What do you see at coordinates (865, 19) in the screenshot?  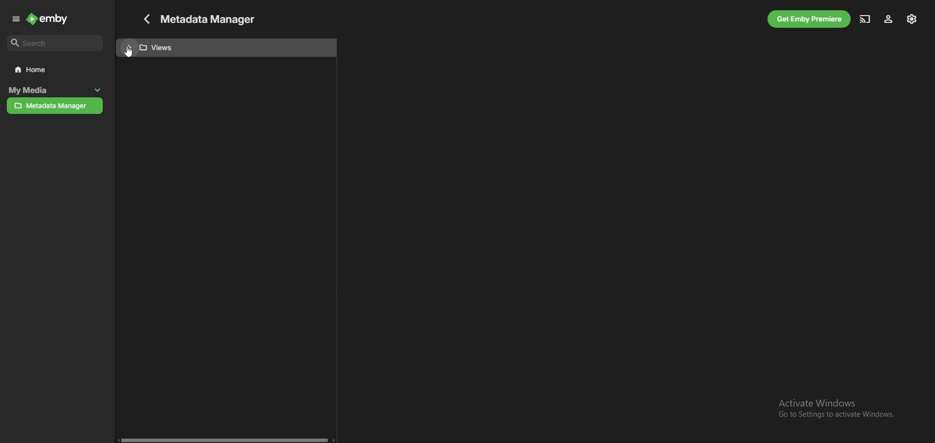 I see `cast` at bounding box center [865, 19].